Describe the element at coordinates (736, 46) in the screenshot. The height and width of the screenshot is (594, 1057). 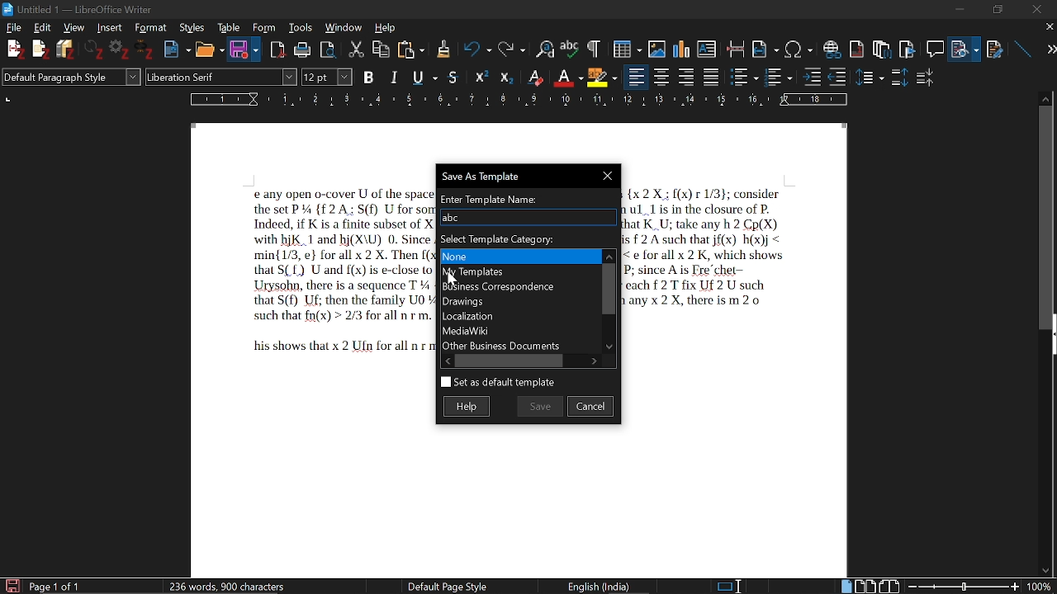
I see `Insert page break` at that location.